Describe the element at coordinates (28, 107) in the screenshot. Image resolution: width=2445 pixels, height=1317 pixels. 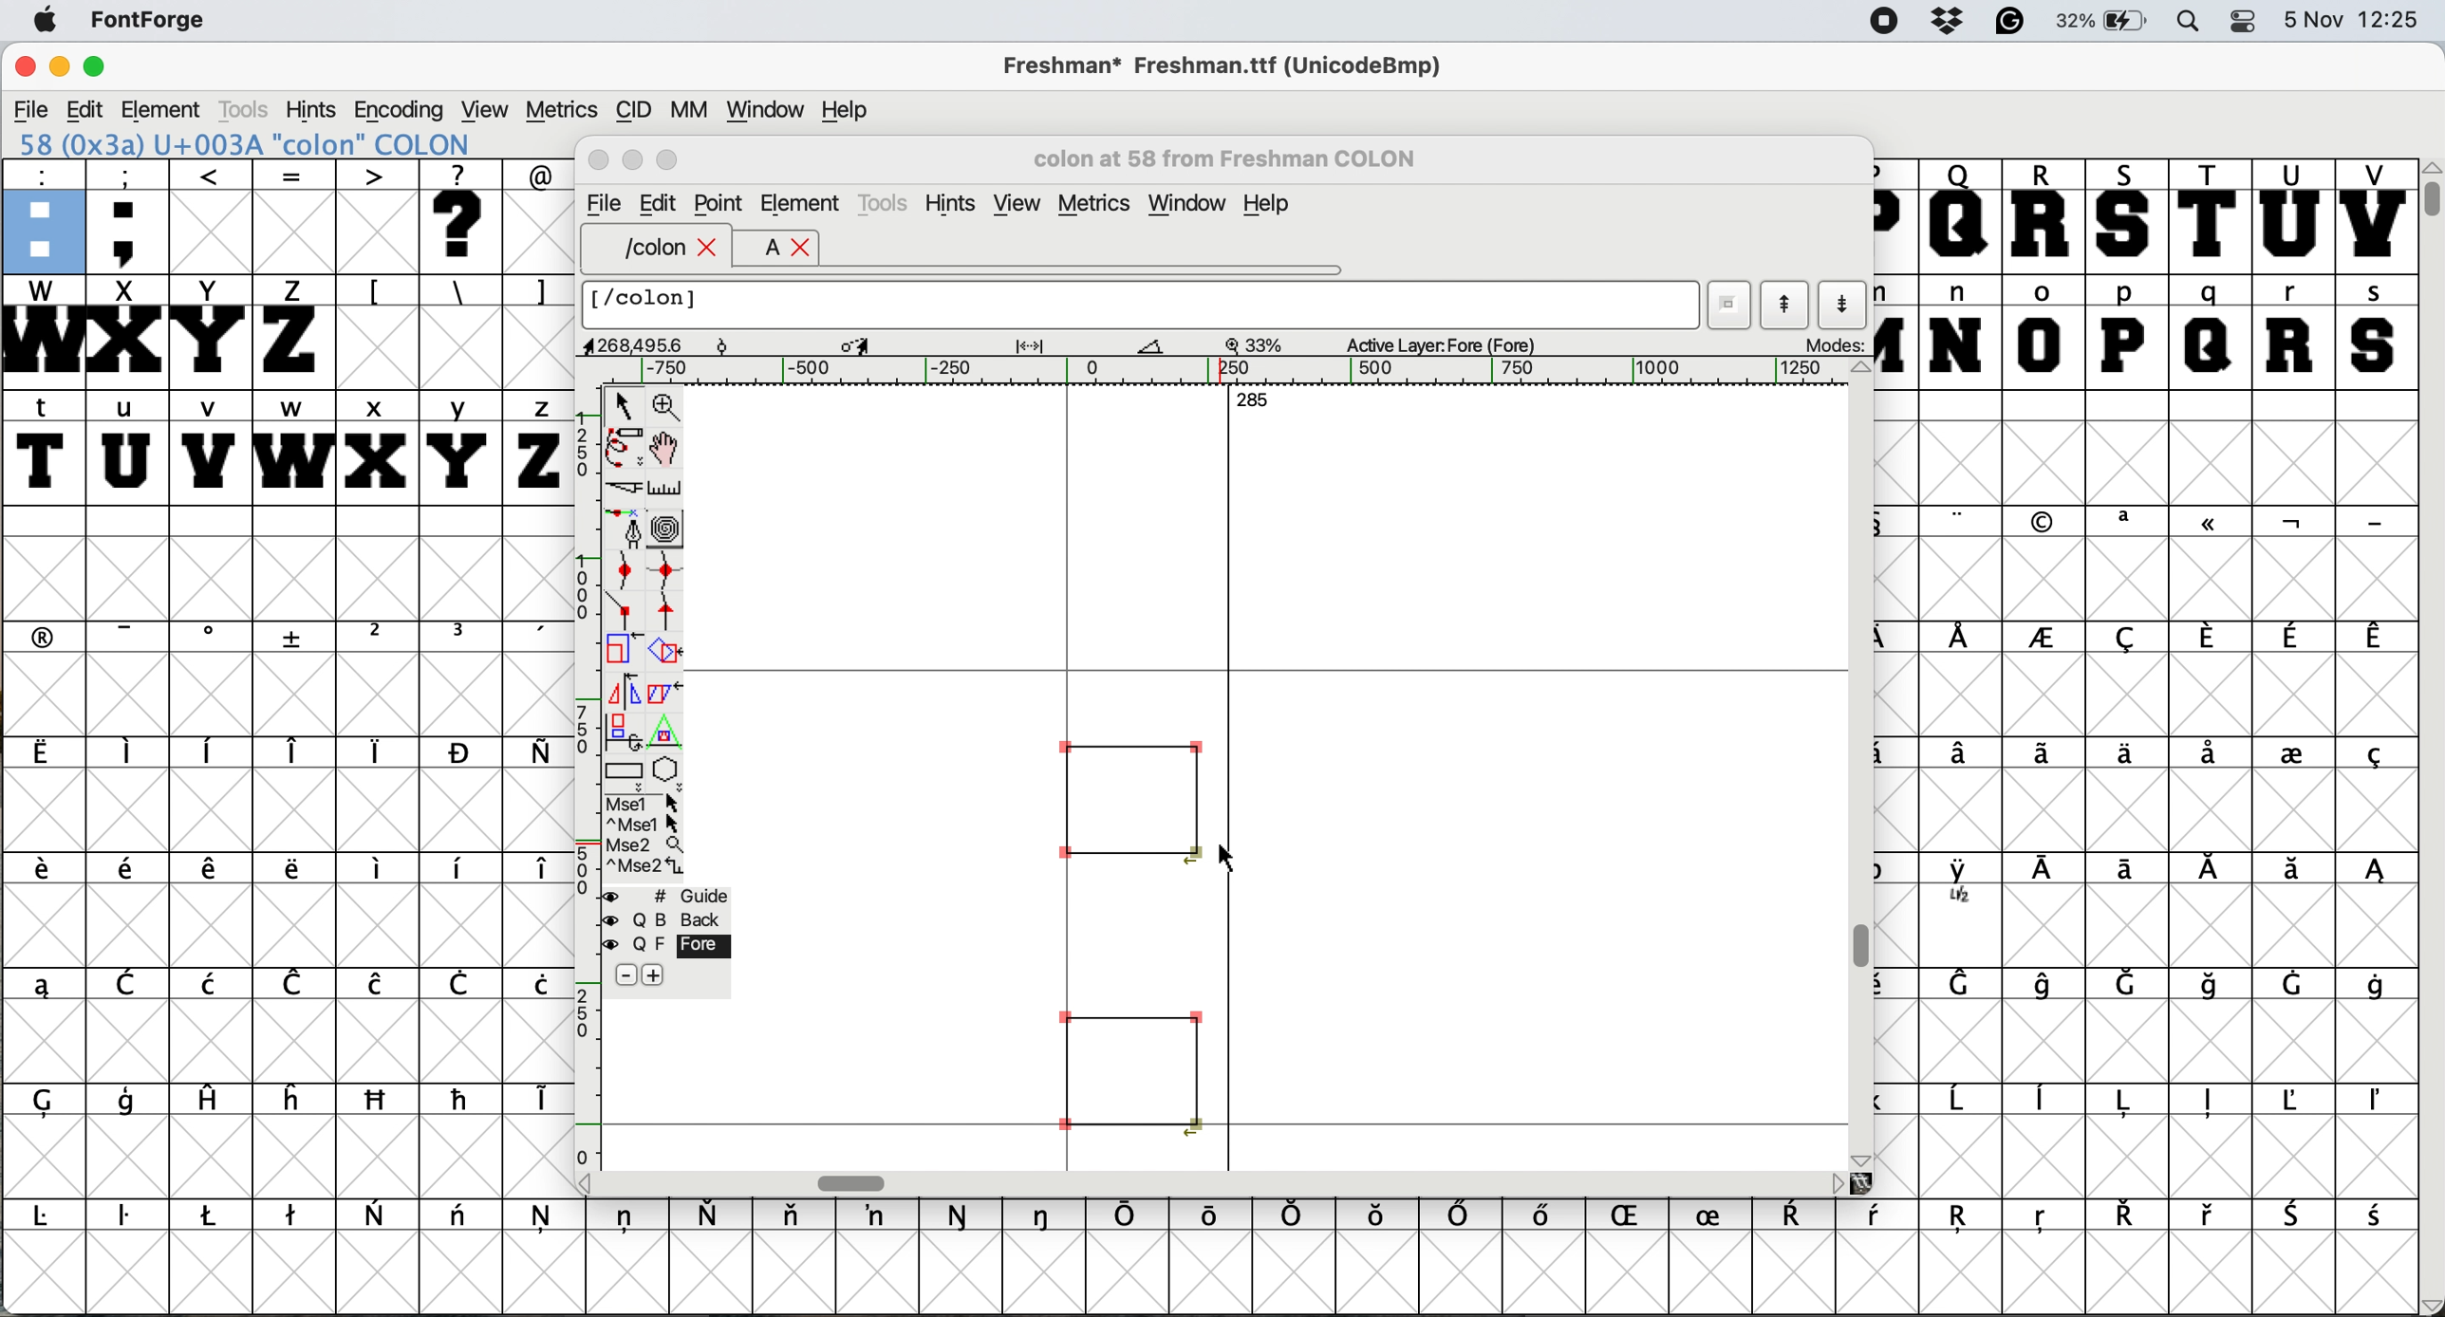
I see `file` at that location.